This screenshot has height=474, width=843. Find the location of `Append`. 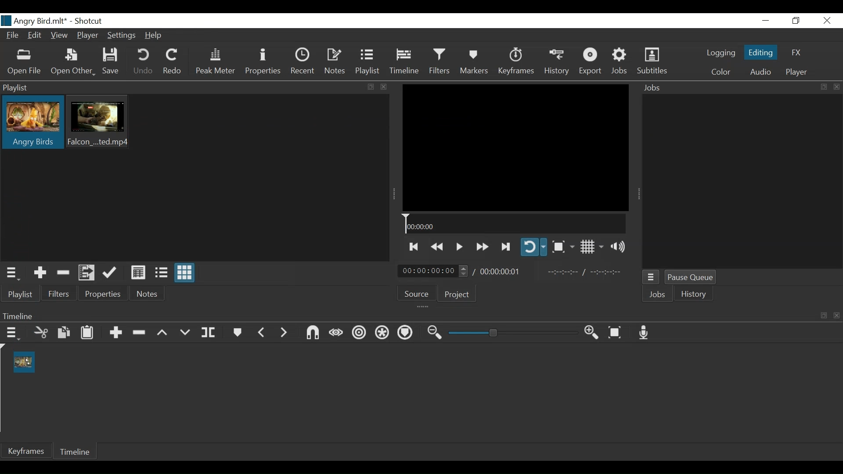

Append is located at coordinates (116, 331).